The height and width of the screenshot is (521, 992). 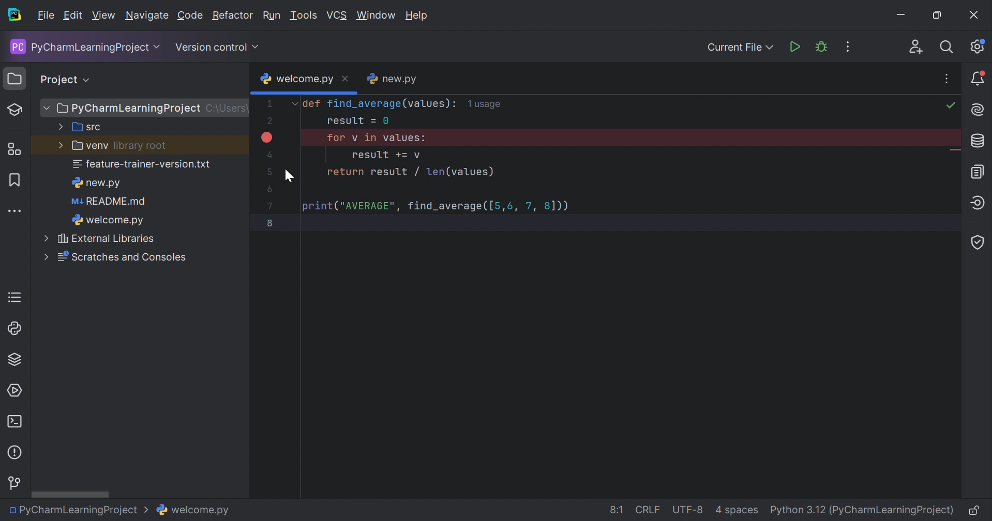 I want to click on Debug 'welcome.py', so click(x=821, y=47).